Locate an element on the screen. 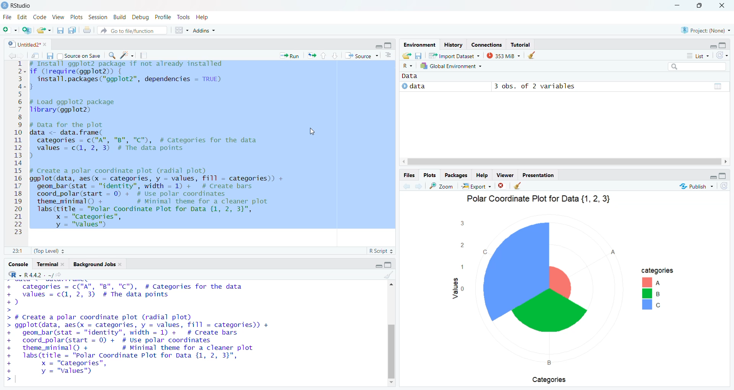   Project: (None) ~ is located at coordinates (704, 31).